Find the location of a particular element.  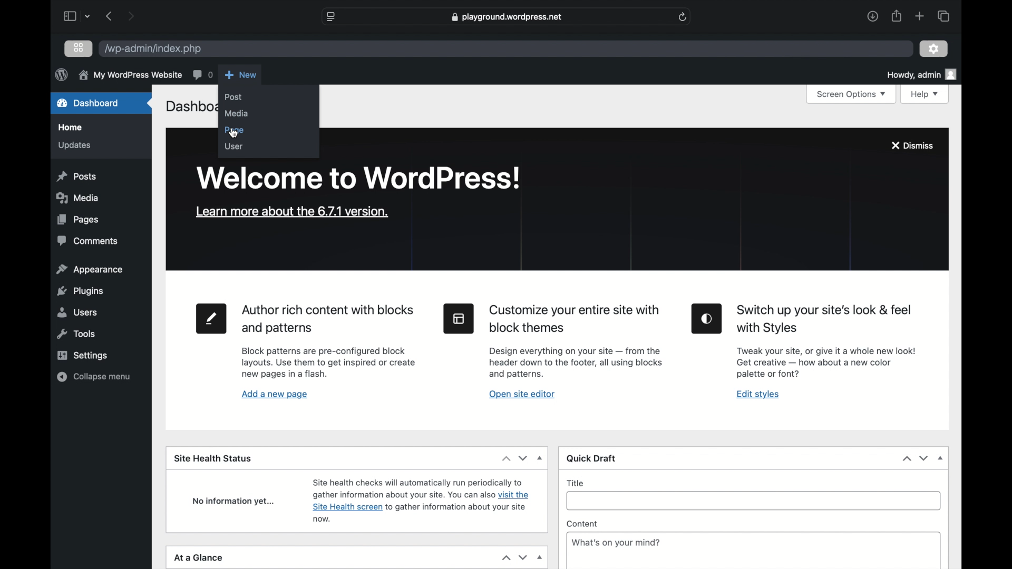

posts is located at coordinates (76, 176).